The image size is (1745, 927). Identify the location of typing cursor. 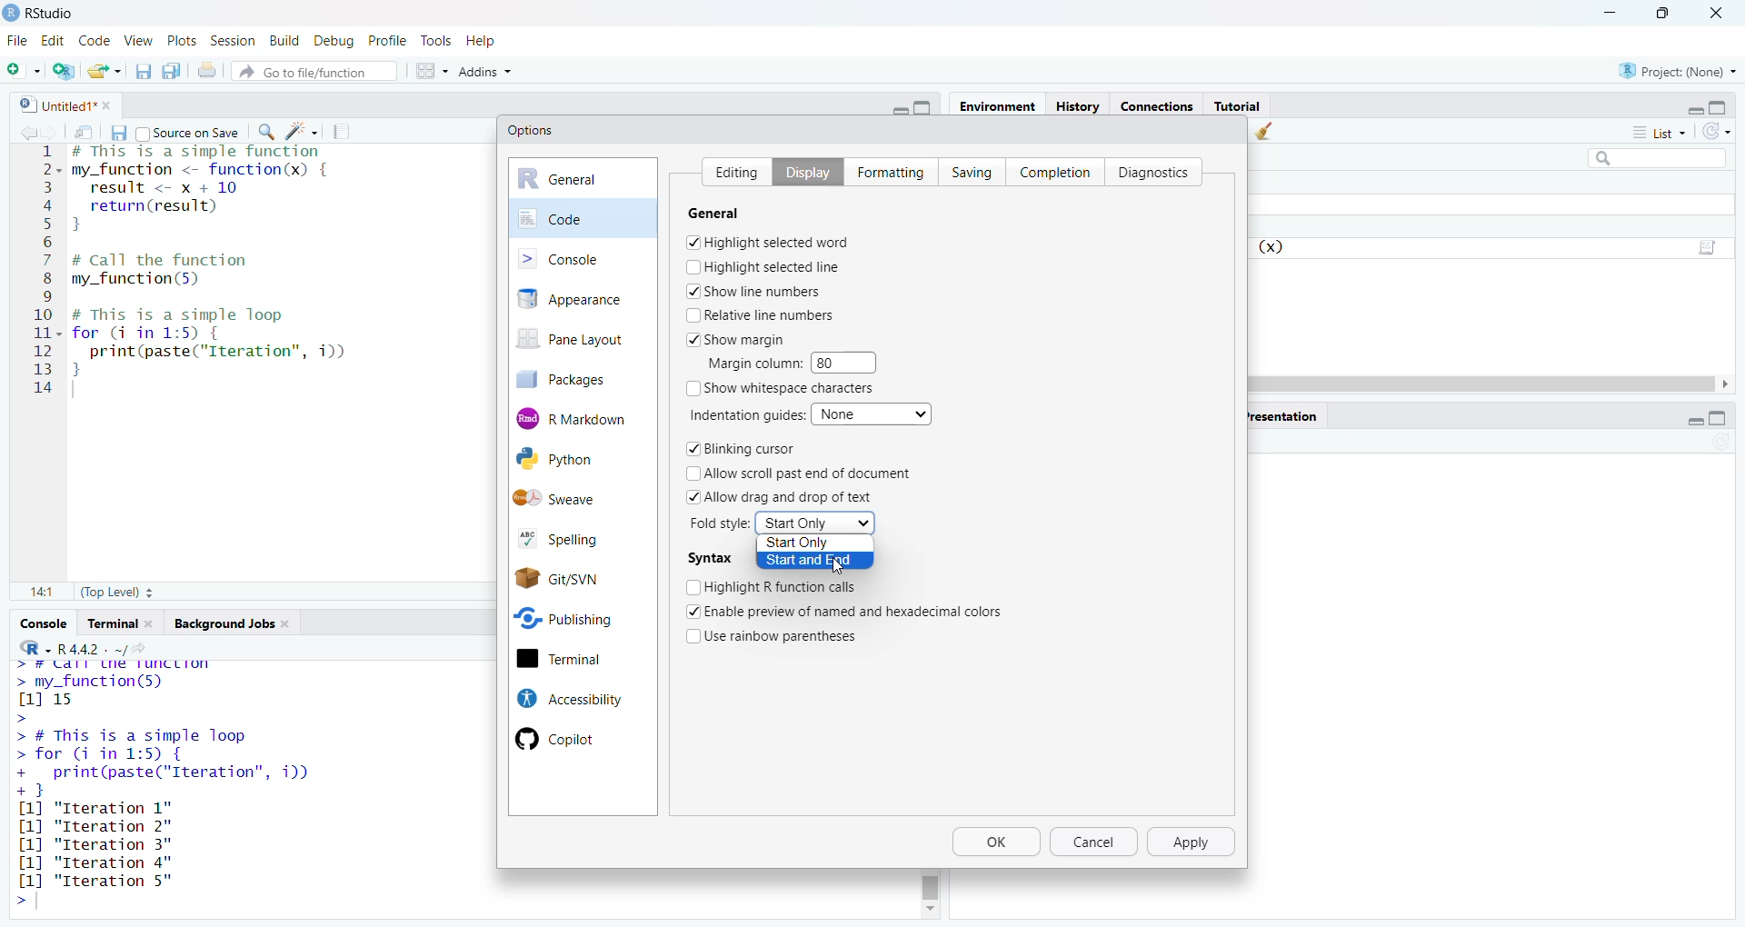
(79, 391).